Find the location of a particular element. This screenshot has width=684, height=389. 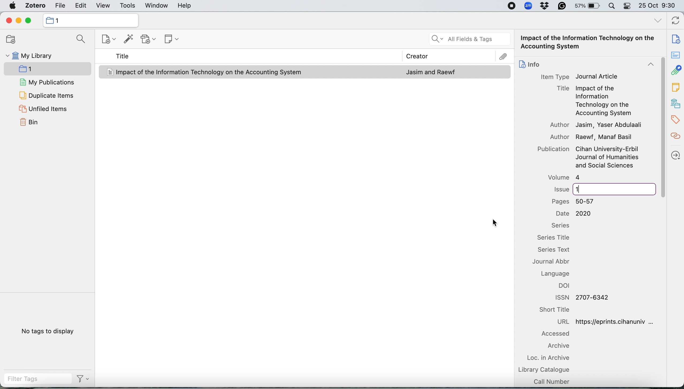

item type  is located at coordinates (554, 76).